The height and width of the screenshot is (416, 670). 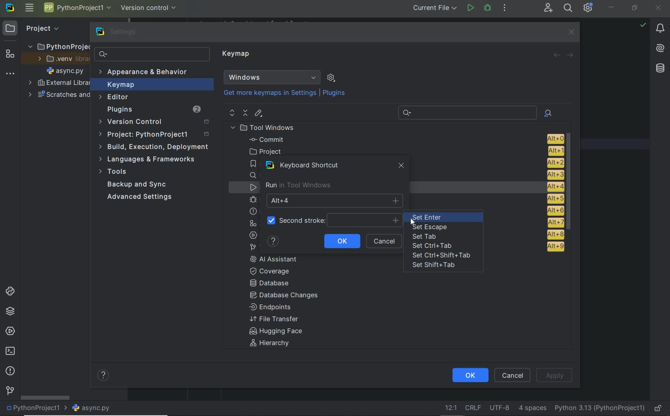 What do you see at coordinates (532, 409) in the screenshot?
I see `Indent` at bounding box center [532, 409].